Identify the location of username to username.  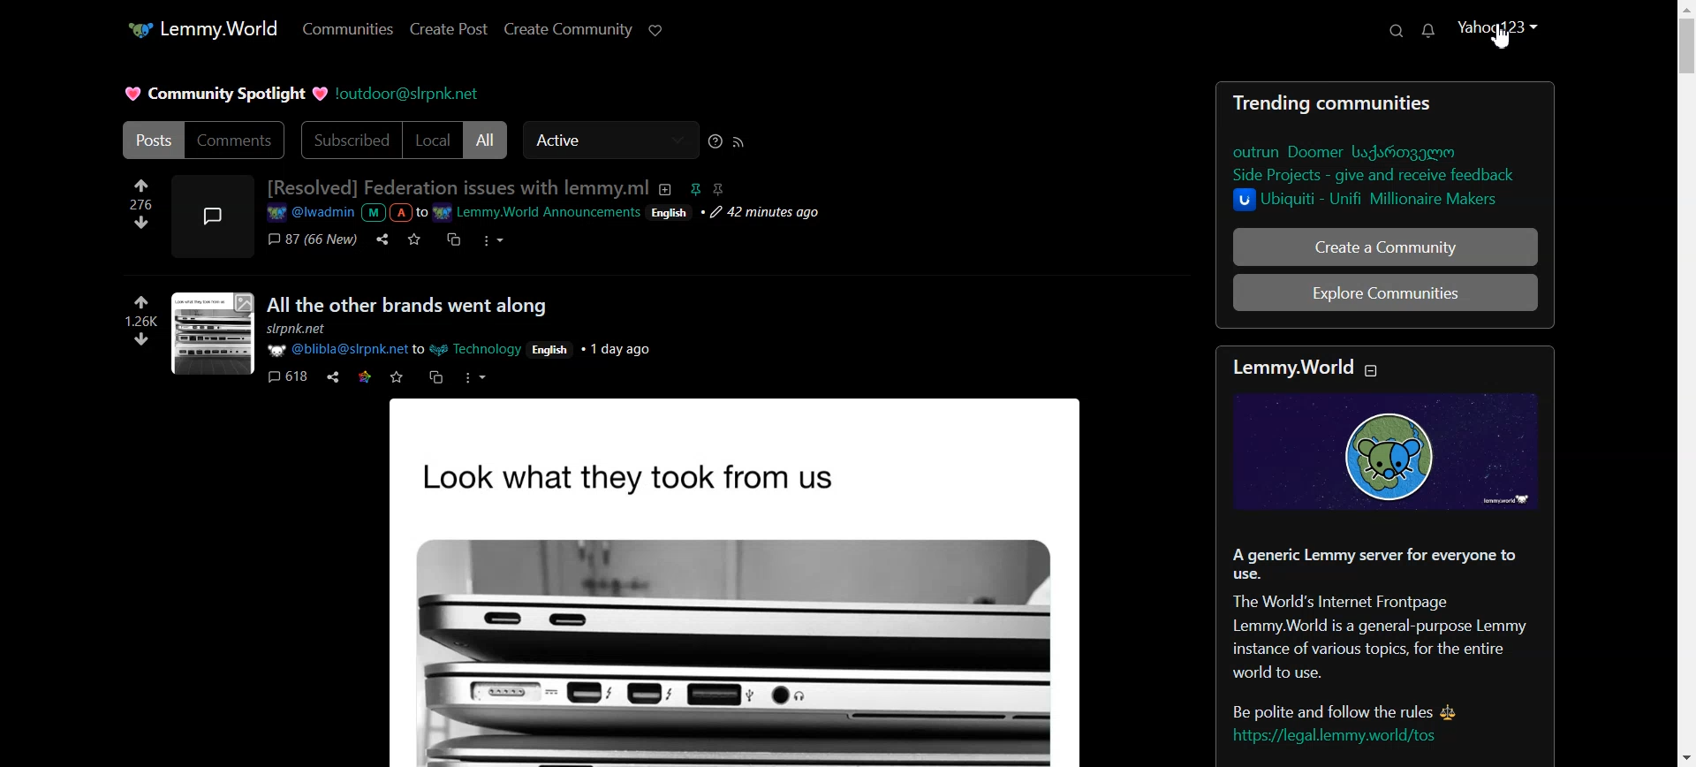
(395, 351).